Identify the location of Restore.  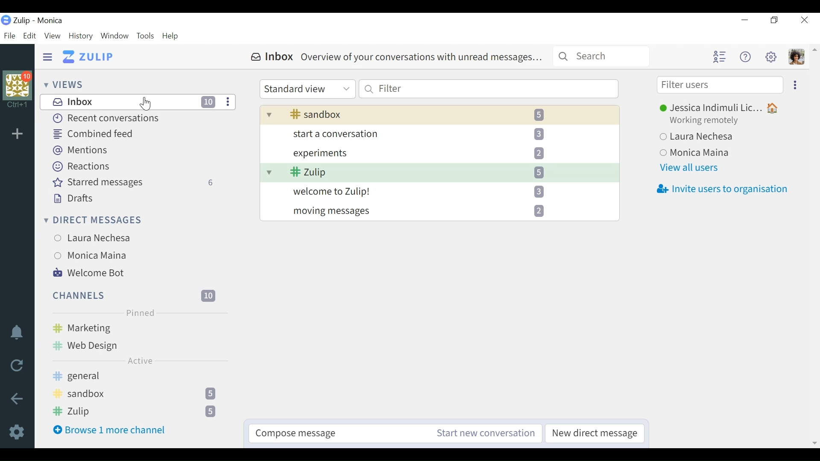
(775, 21).